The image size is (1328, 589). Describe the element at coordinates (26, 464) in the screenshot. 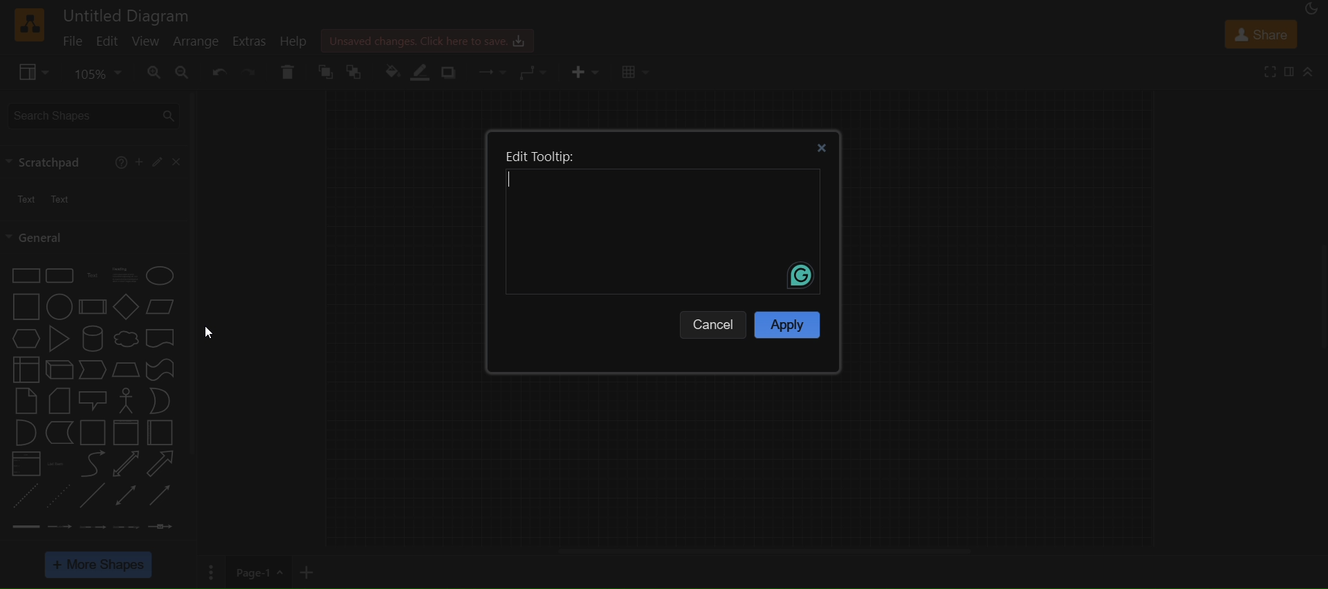

I see `list` at that location.